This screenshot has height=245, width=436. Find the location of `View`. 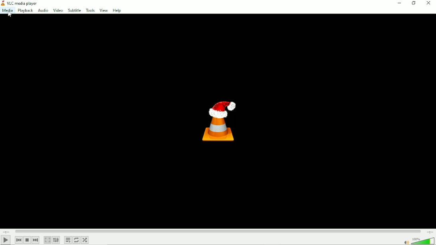

View is located at coordinates (103, 10).